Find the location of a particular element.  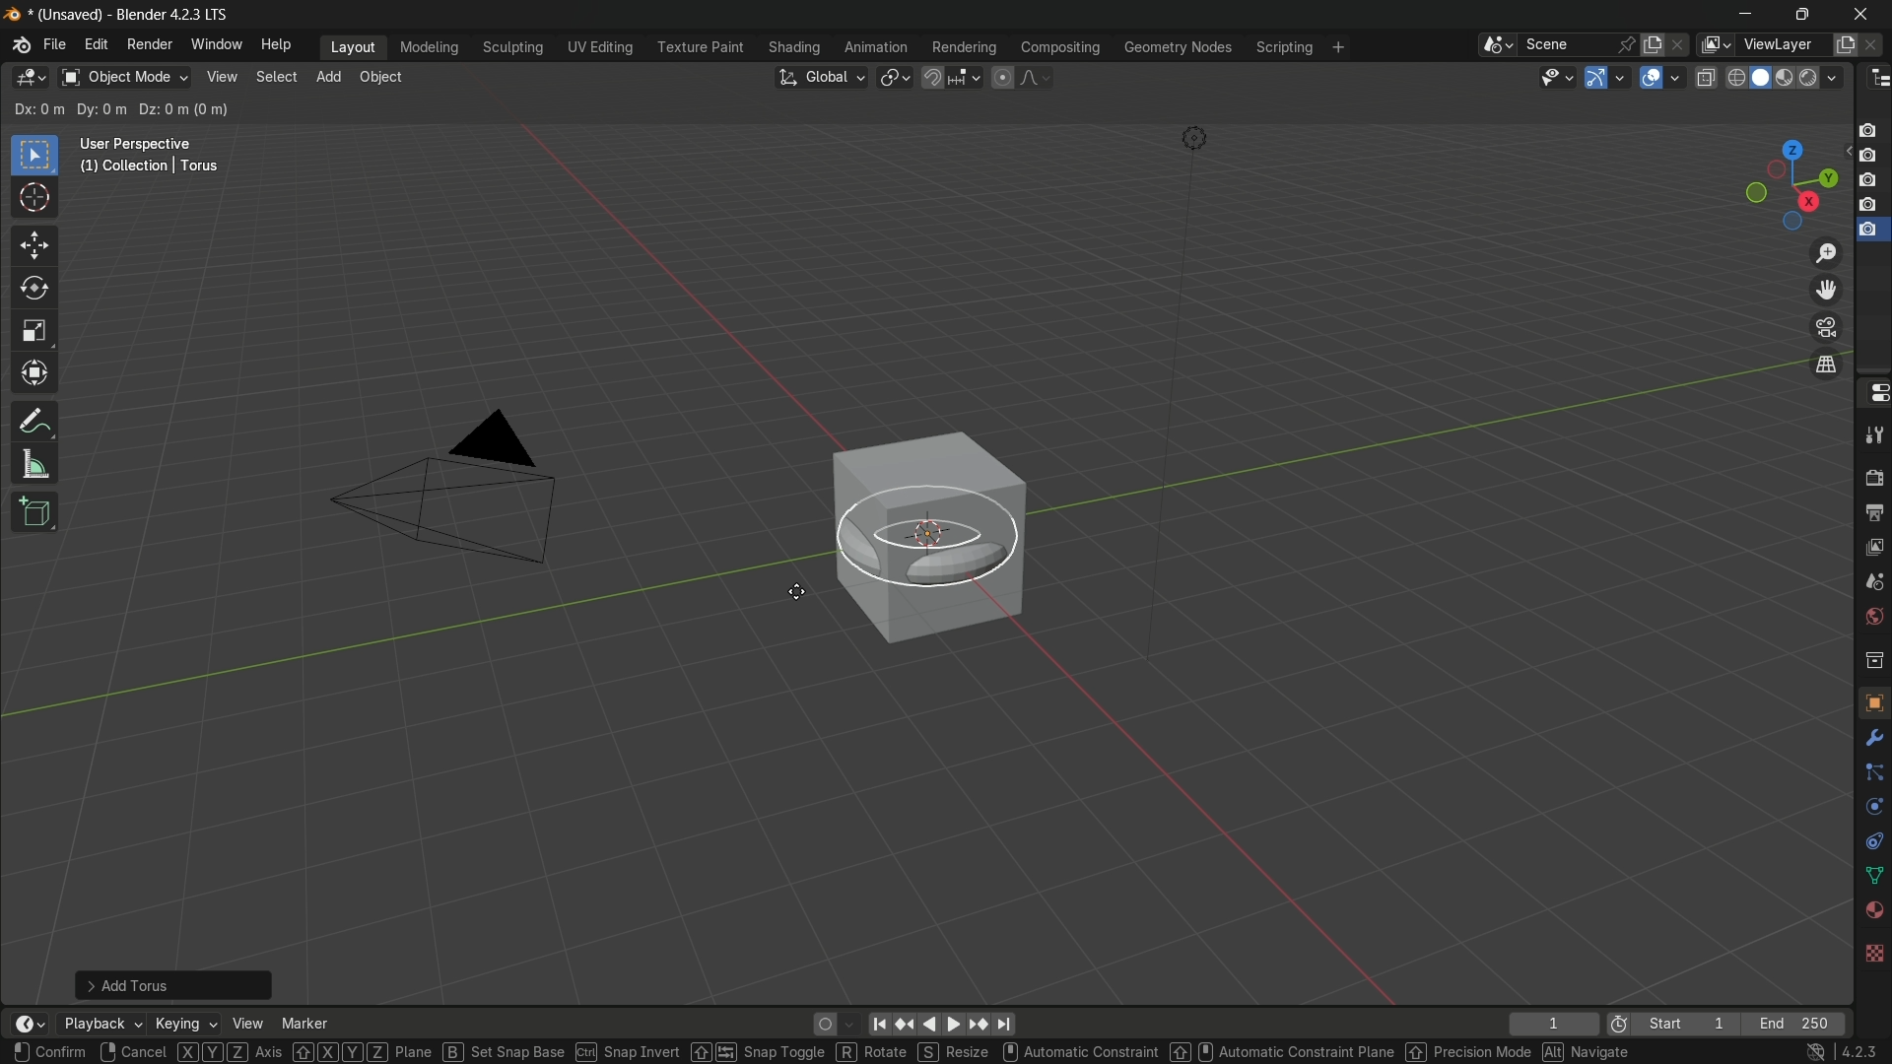

rotate is located at coordinates (34, 290).